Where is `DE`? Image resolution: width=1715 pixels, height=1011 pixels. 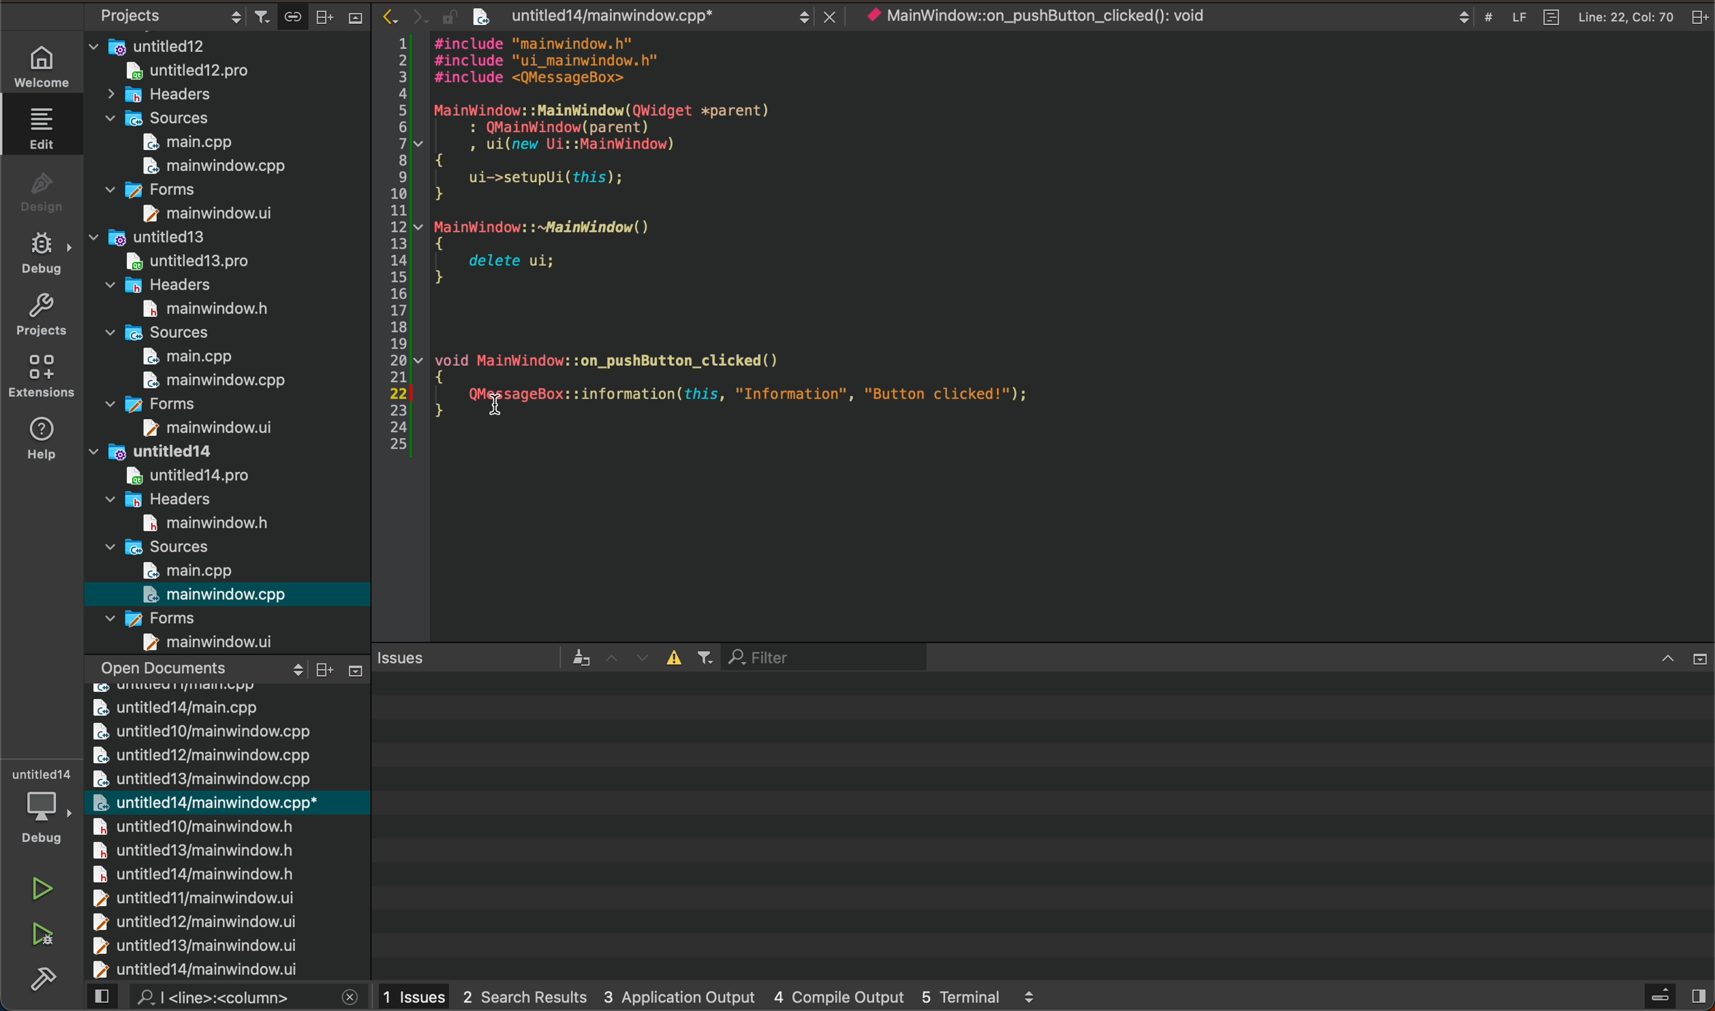
DE is located at coordinates (39, 255).